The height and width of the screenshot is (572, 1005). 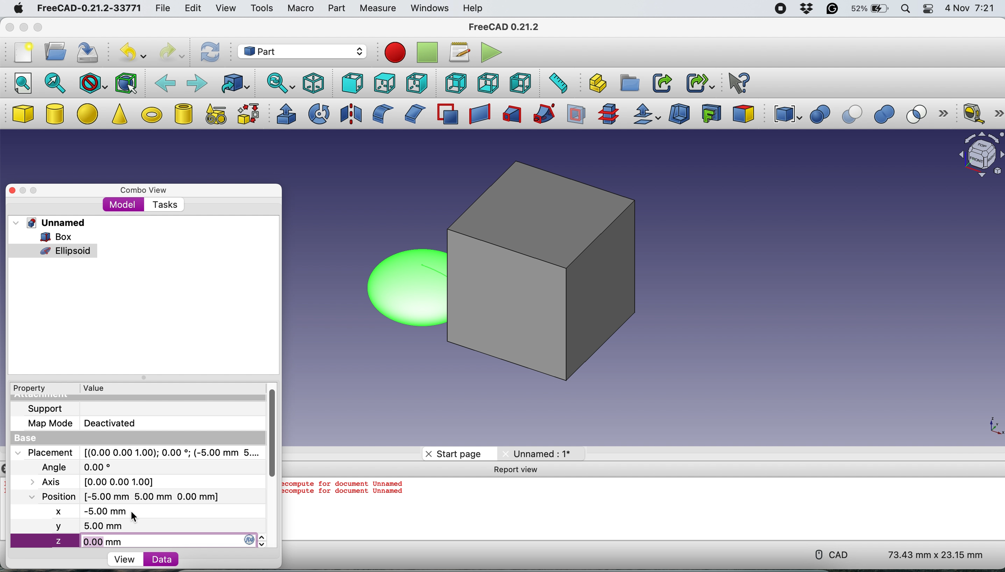 I want to click on stop recording macros, so click(x=428, y=53).